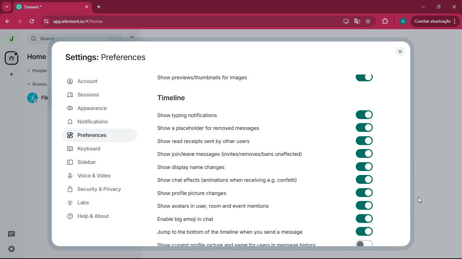 This screenshot has height=259, width=462. I want to click on back, so click(6, 21).